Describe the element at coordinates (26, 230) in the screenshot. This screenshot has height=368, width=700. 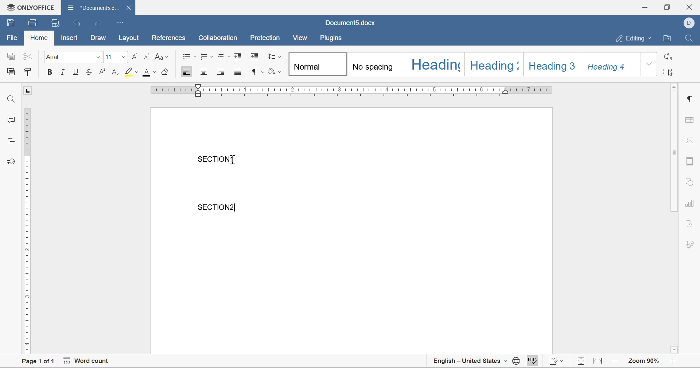
I see `ruler` at that location.